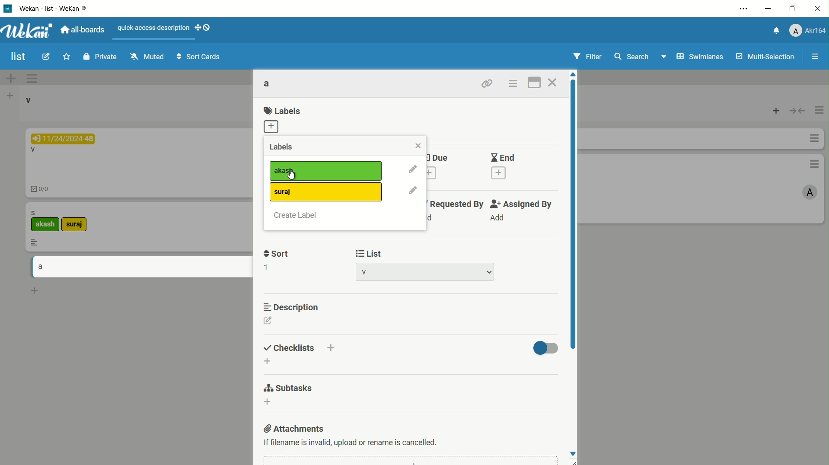 This screenshot has height=465, width=829. I want to click on minimize, so click(769, 10).